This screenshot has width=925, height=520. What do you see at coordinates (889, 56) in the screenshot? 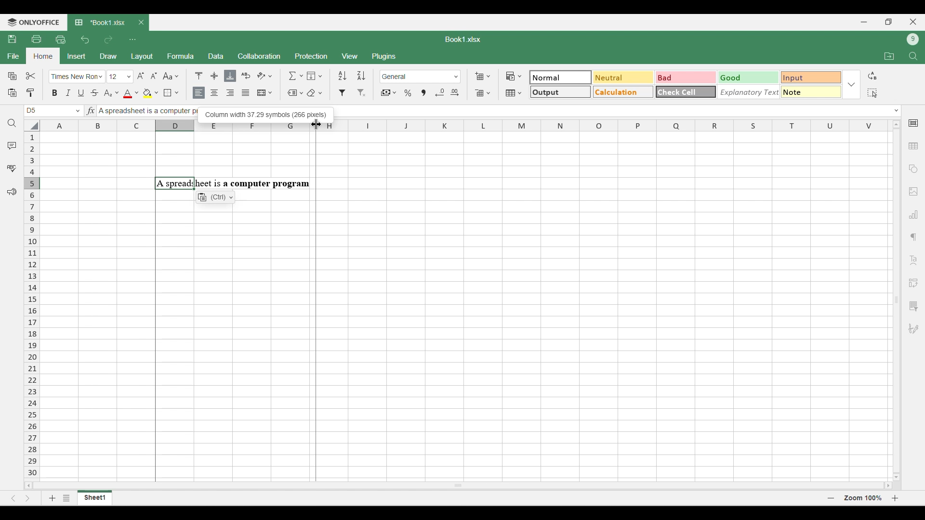
I see `Open file location` at bounding box center [889, 56].